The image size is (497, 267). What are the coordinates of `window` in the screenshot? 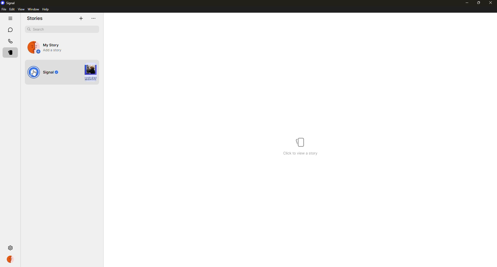 It's located at (33, 9).